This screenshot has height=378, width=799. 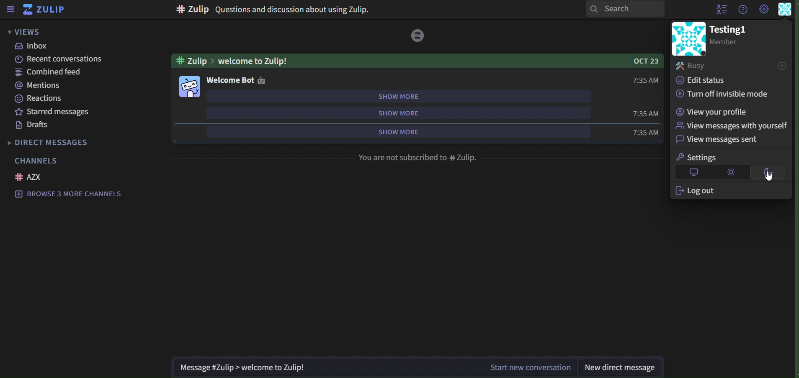 I want to click on search, so click(x=626, y=9).